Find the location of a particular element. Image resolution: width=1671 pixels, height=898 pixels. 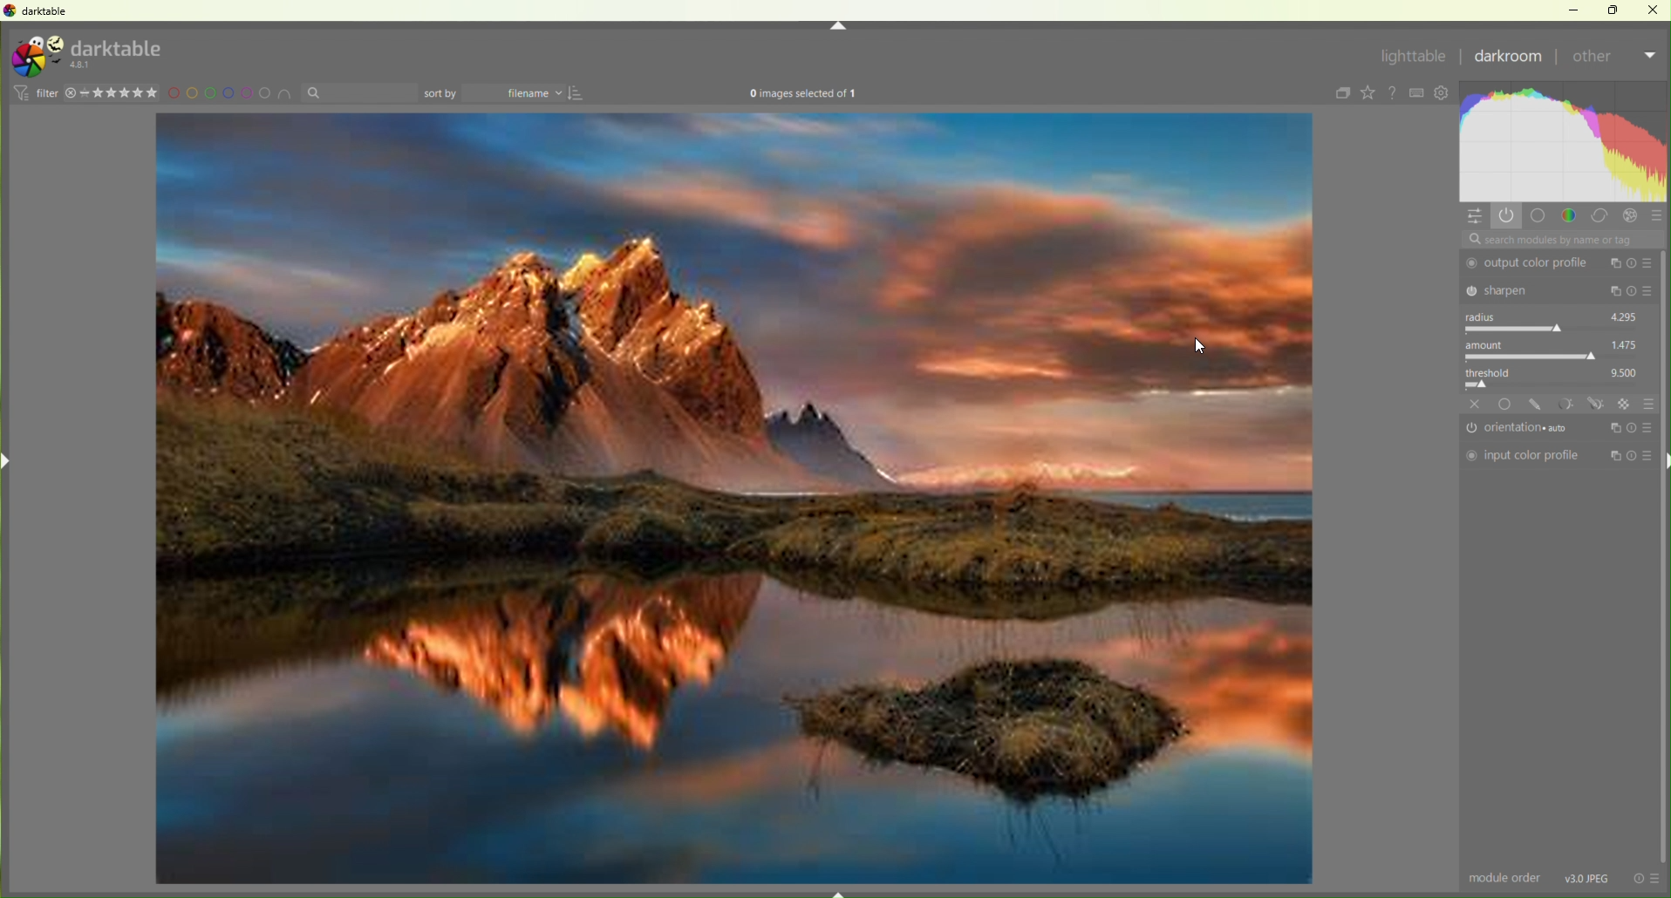

copy, reset and presets is located at coordinates (1632, 426).